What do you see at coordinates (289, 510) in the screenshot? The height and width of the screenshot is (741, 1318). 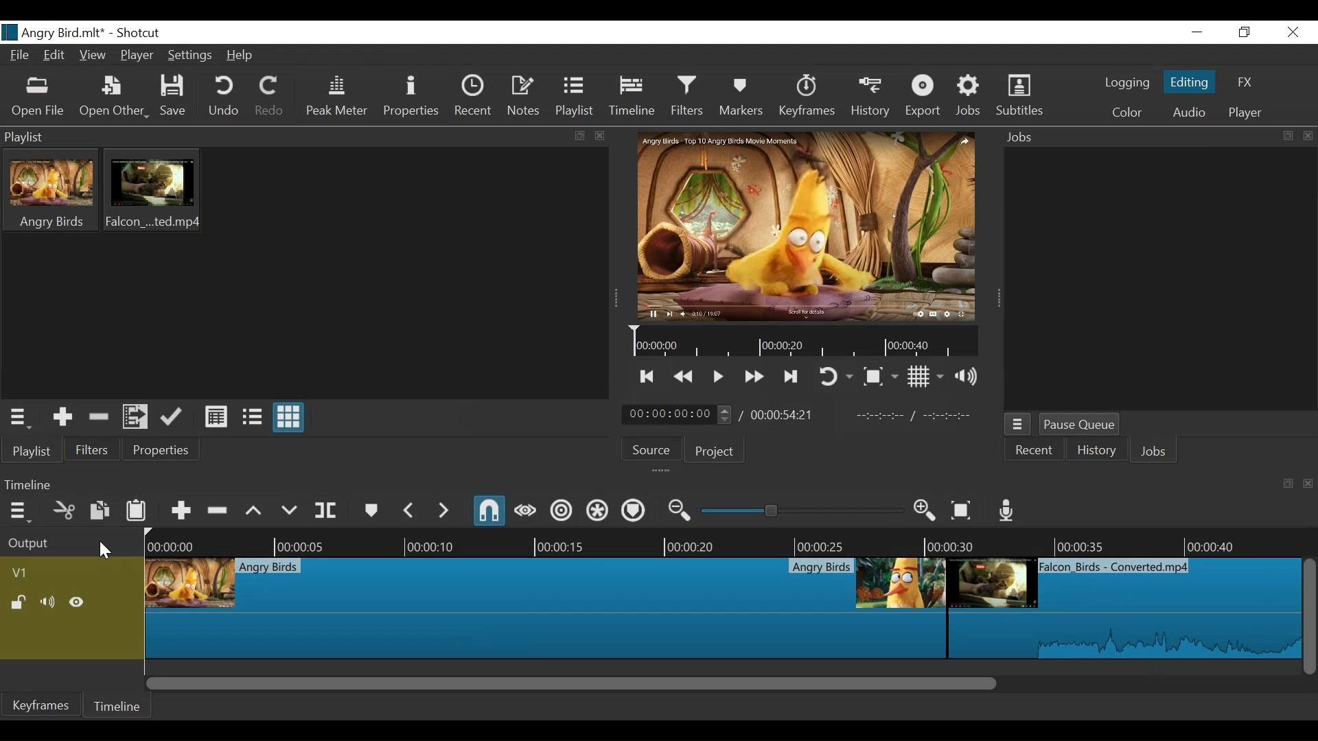 I see `Overwrite` at bounding box center [289, 510].